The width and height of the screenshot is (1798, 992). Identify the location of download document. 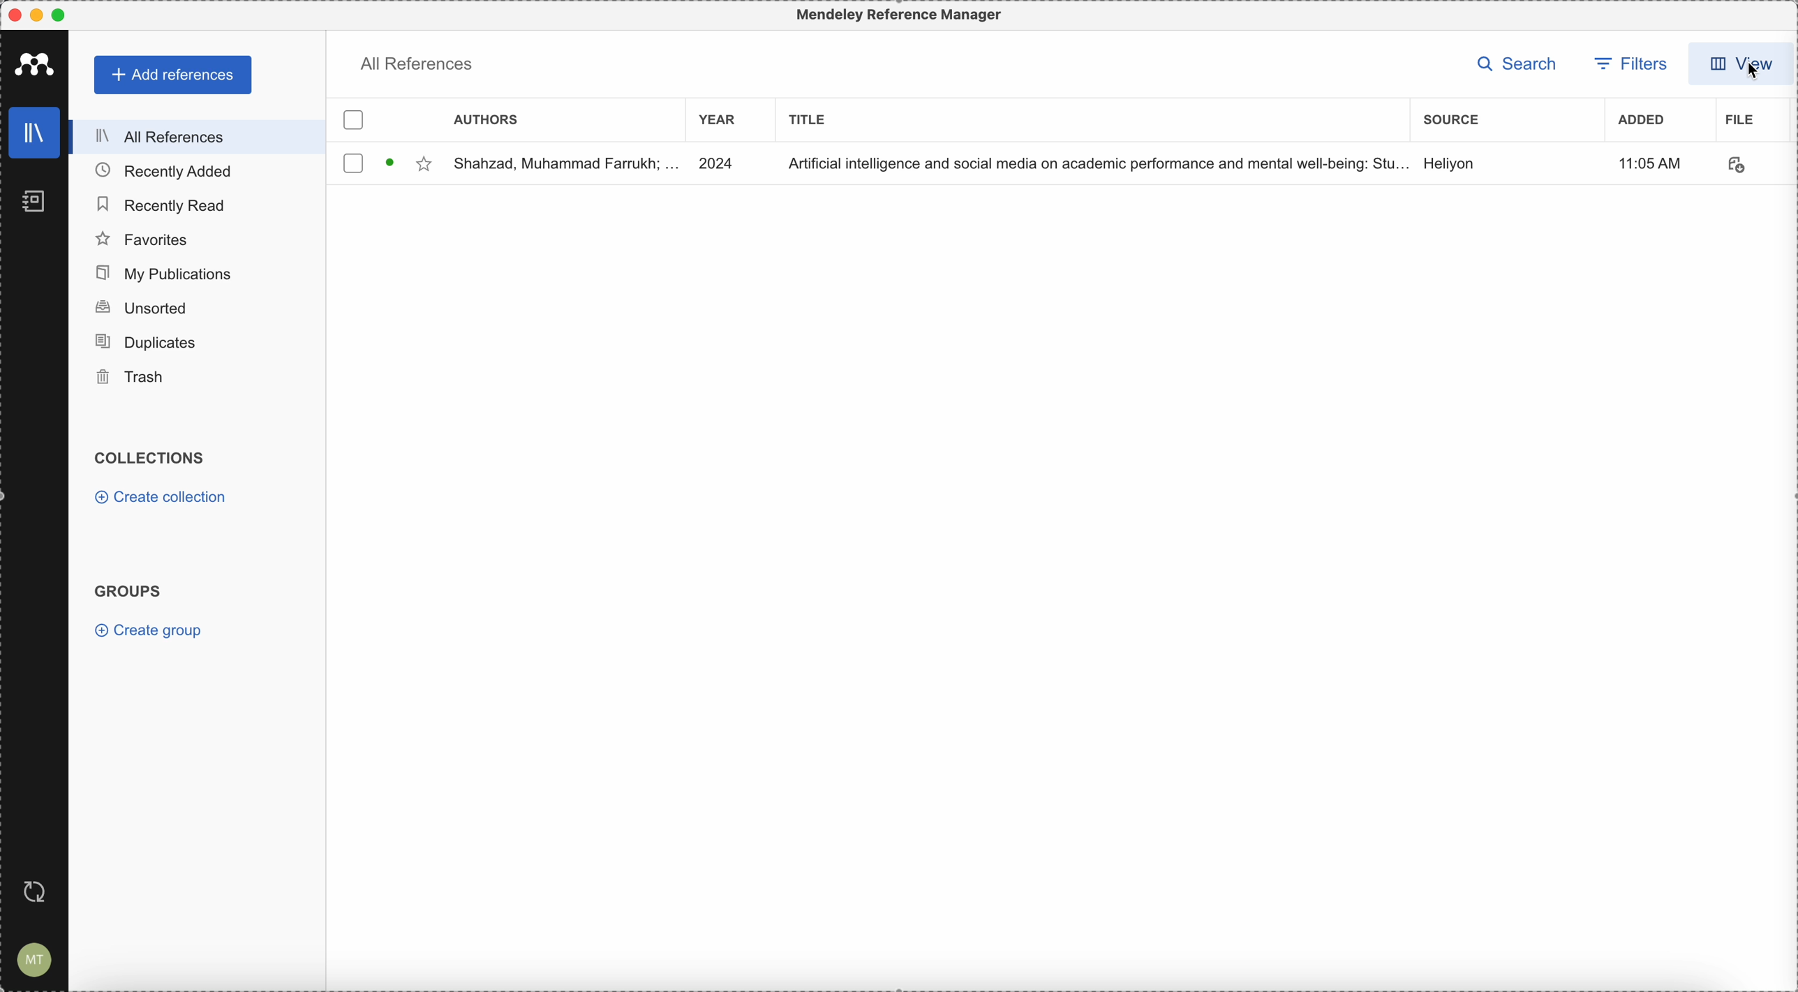
(390, 163).